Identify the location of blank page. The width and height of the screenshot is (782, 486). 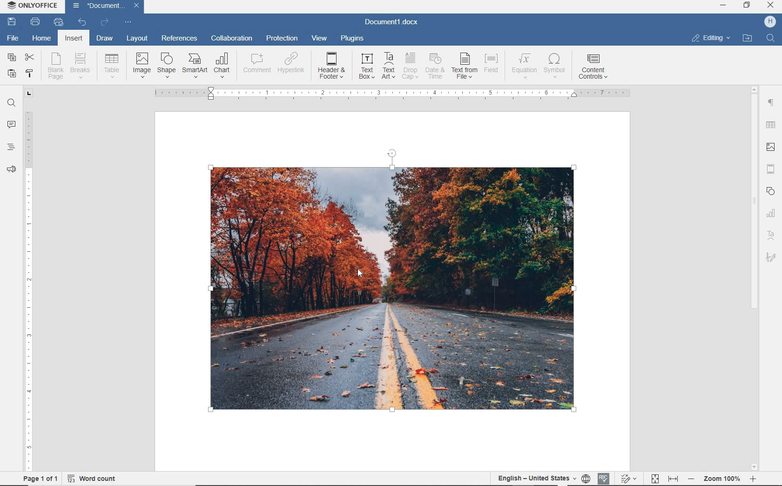
(55, 66).